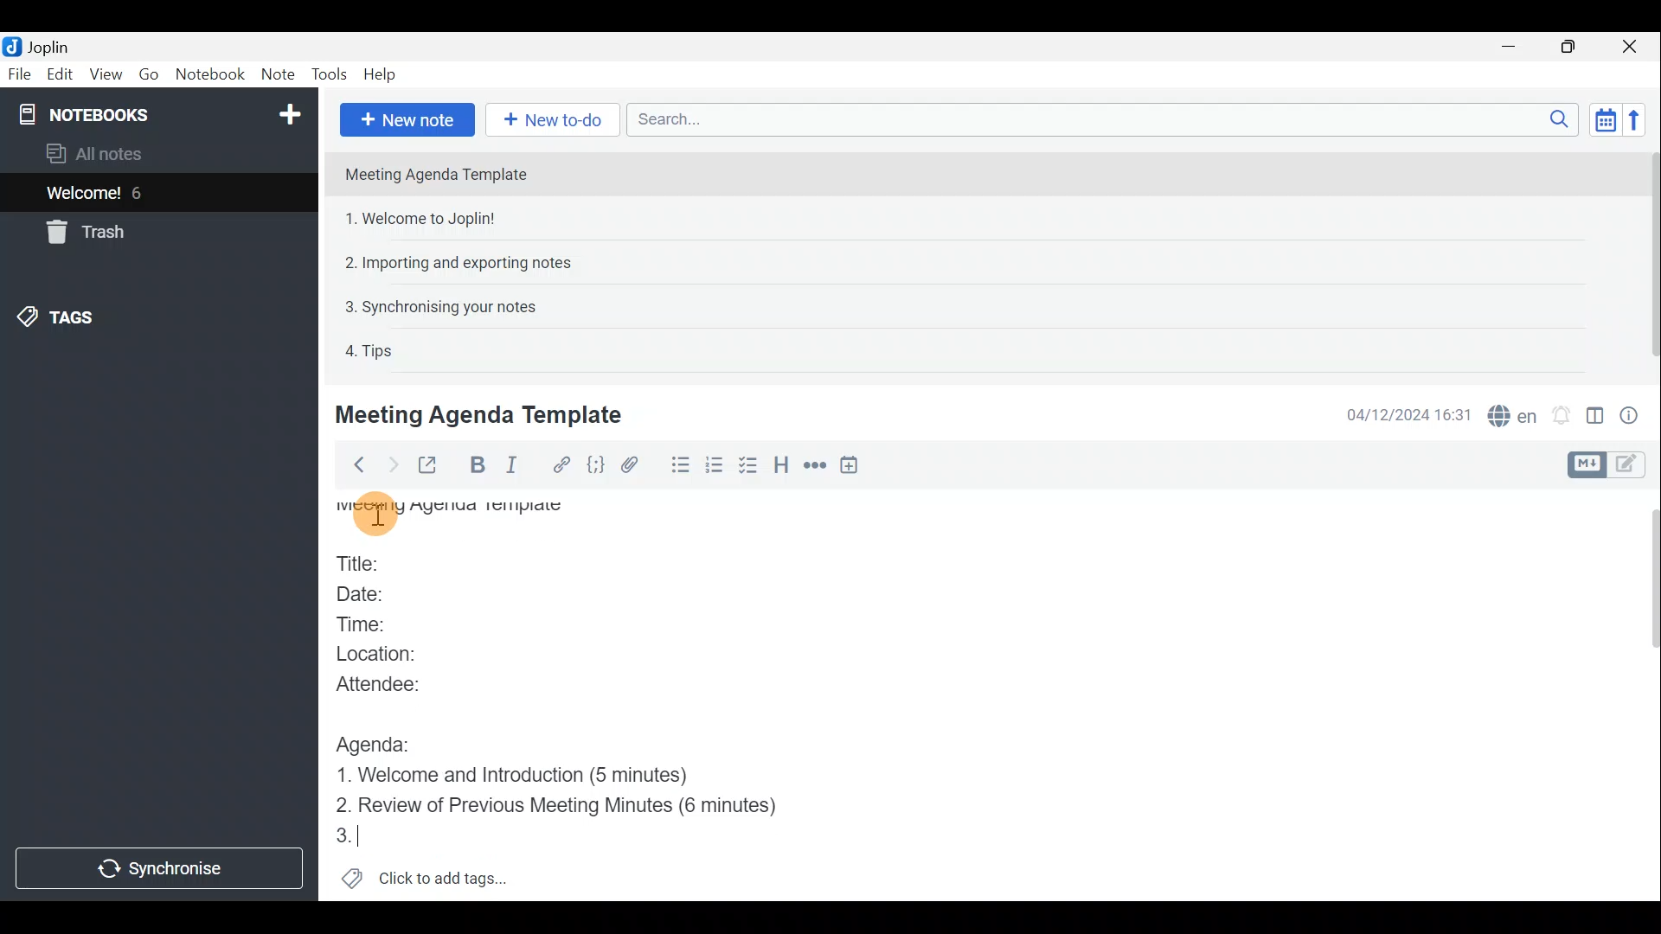 The width and height of the screenshot is (1661, 934). I want to click on Meeting Agenda Template, so click(438, 174).